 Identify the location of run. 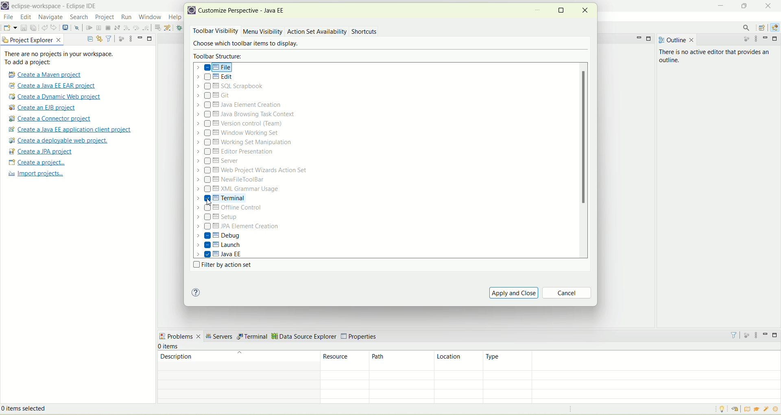
(127, 17).